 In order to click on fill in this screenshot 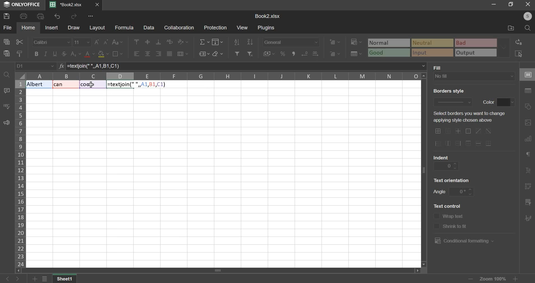, I will do `click(218, 42)`.